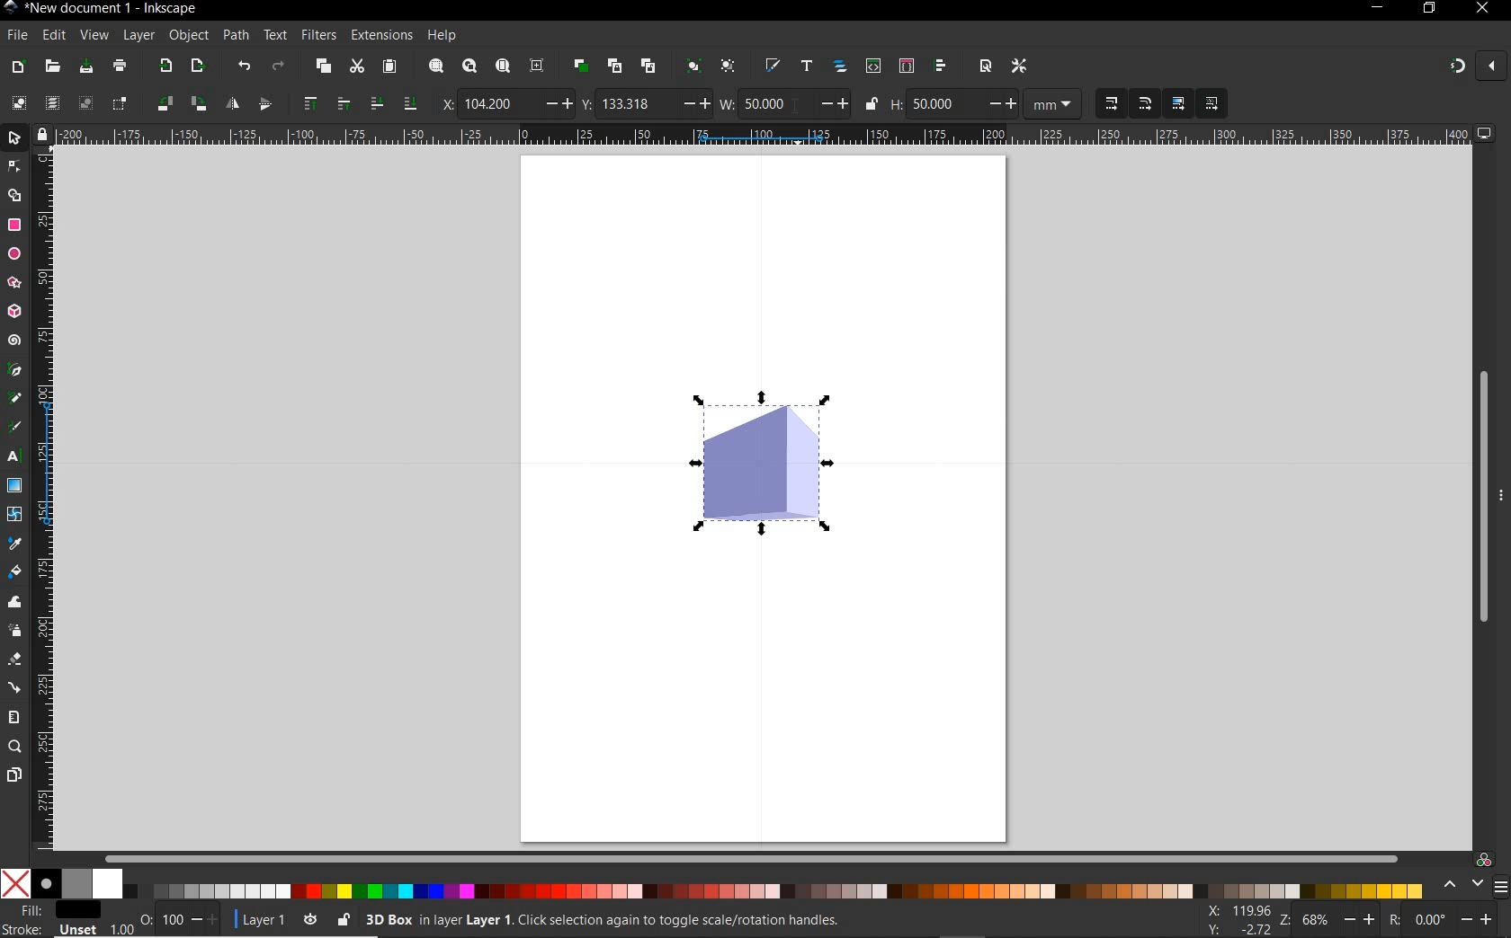 Image resolution: width=1511 pixels, height=938 pixels. What do you see at coordinates (1502, 494) in the screenshot?
I see `more options` at bounding box center [1502, 494].